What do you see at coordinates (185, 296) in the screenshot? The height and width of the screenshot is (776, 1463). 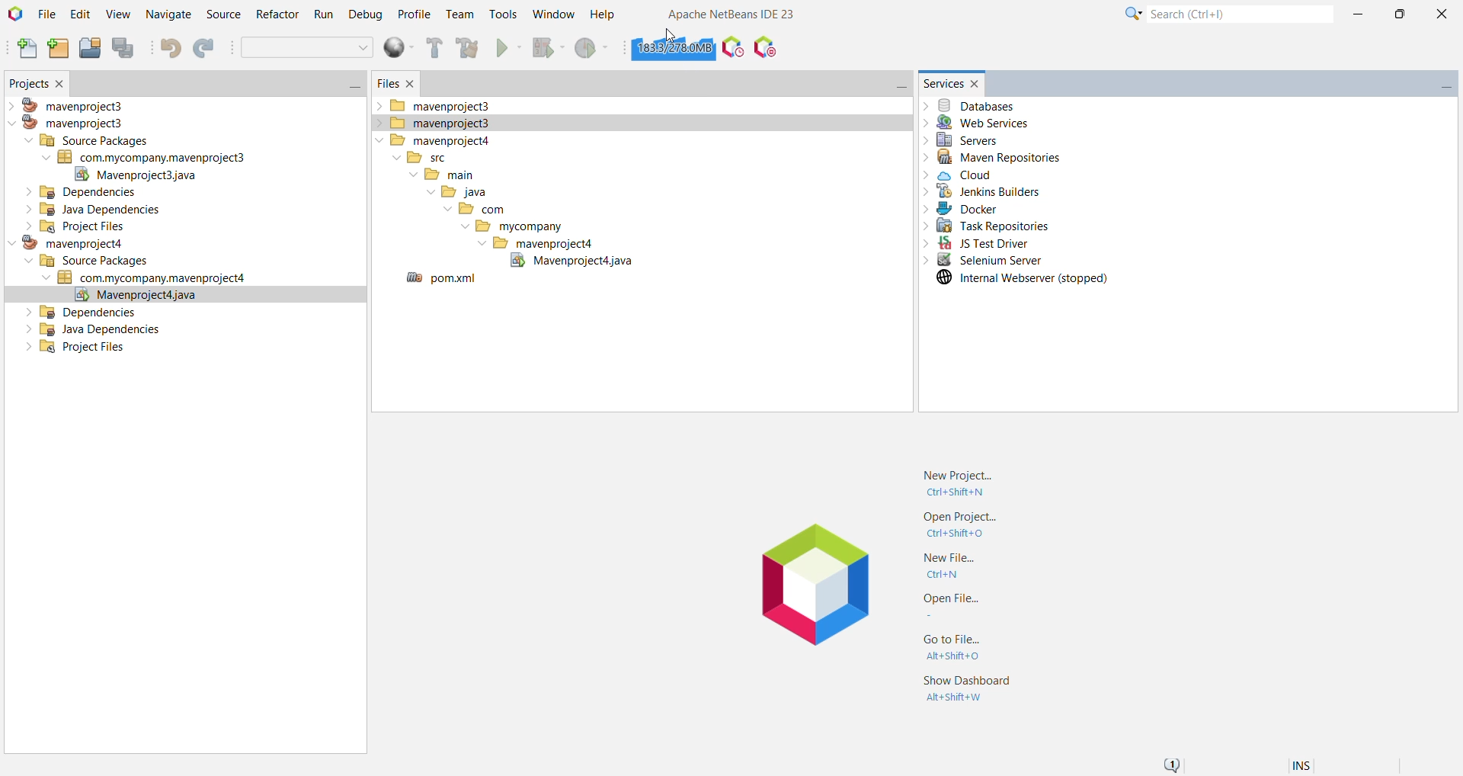 I see `Mavenproject.java` at bounding box center [185, 296].